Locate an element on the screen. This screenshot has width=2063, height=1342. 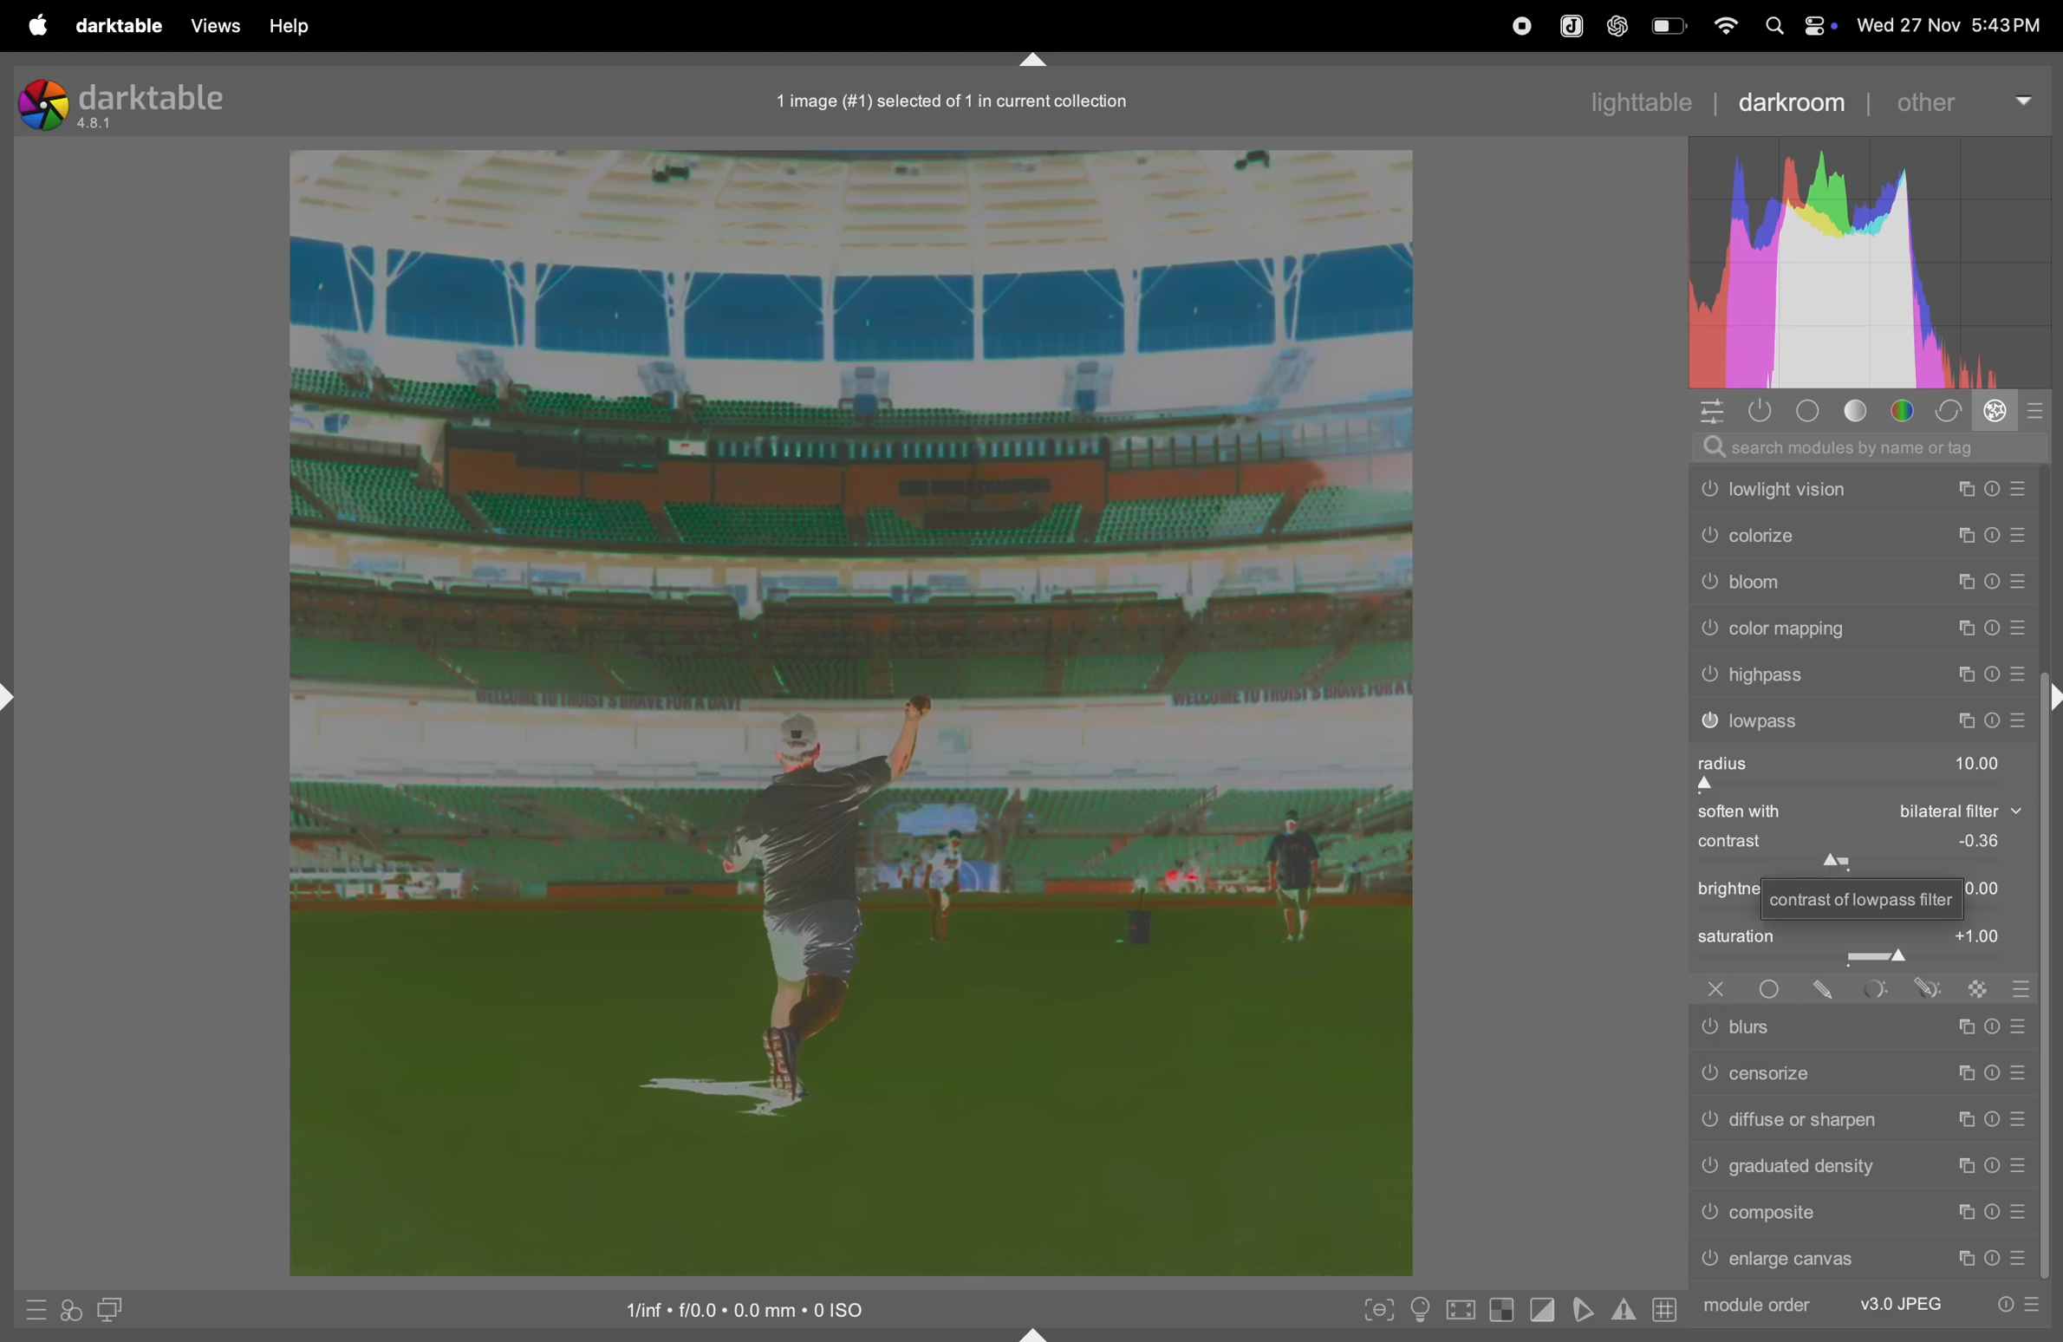
blending options is located at coordinates (2022, 990).